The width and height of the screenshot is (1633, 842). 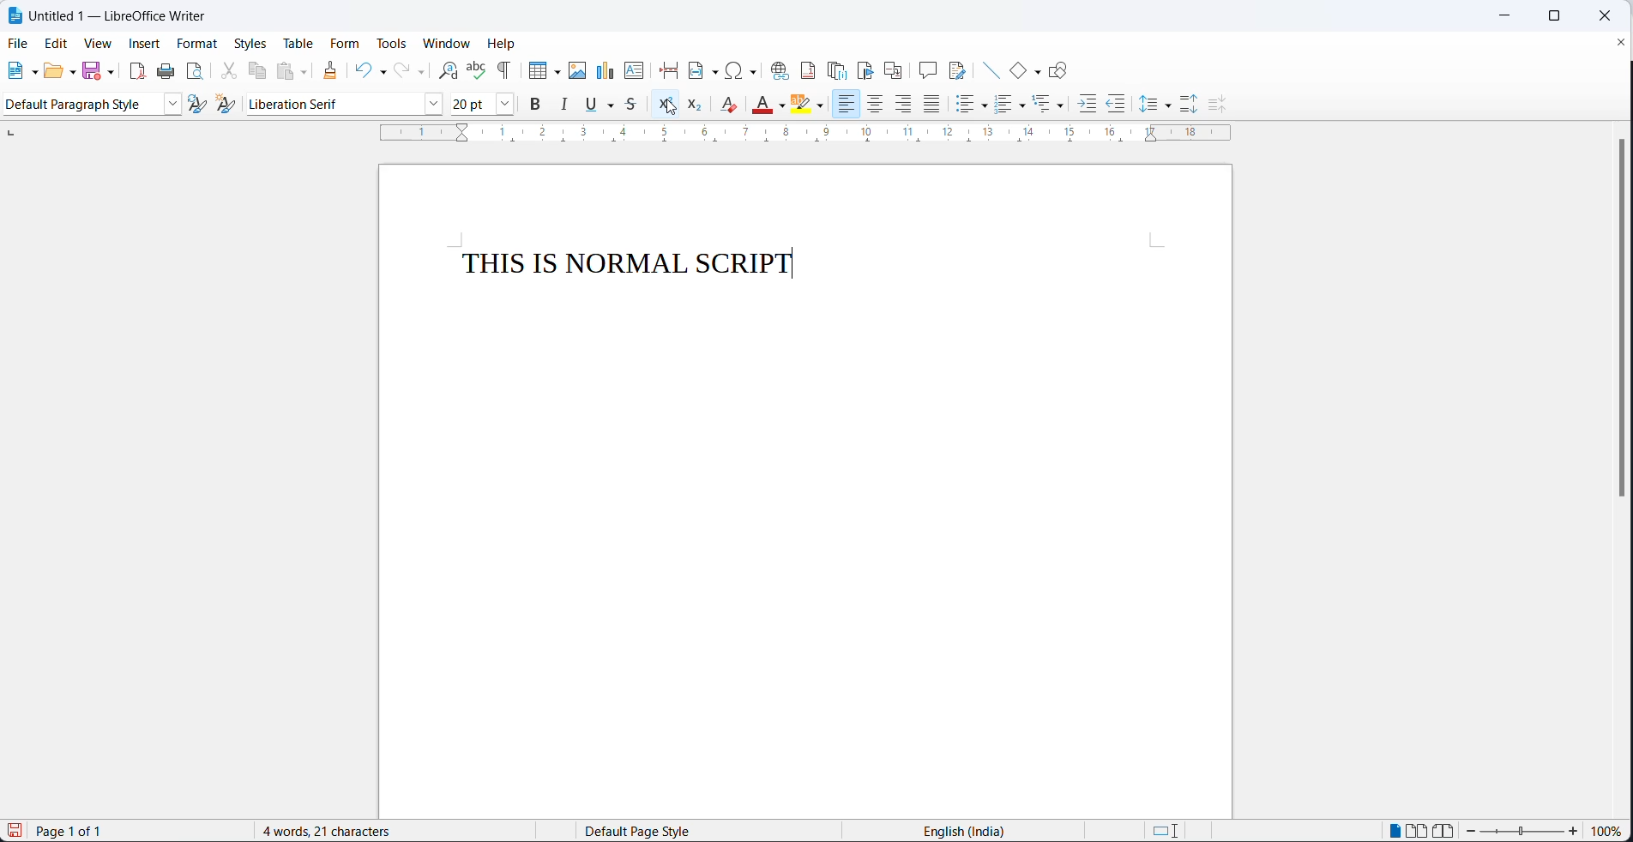 What do you see at coordinates (13, 831) in the screenshot?
I see `Save` at bounding box center [13, 831].